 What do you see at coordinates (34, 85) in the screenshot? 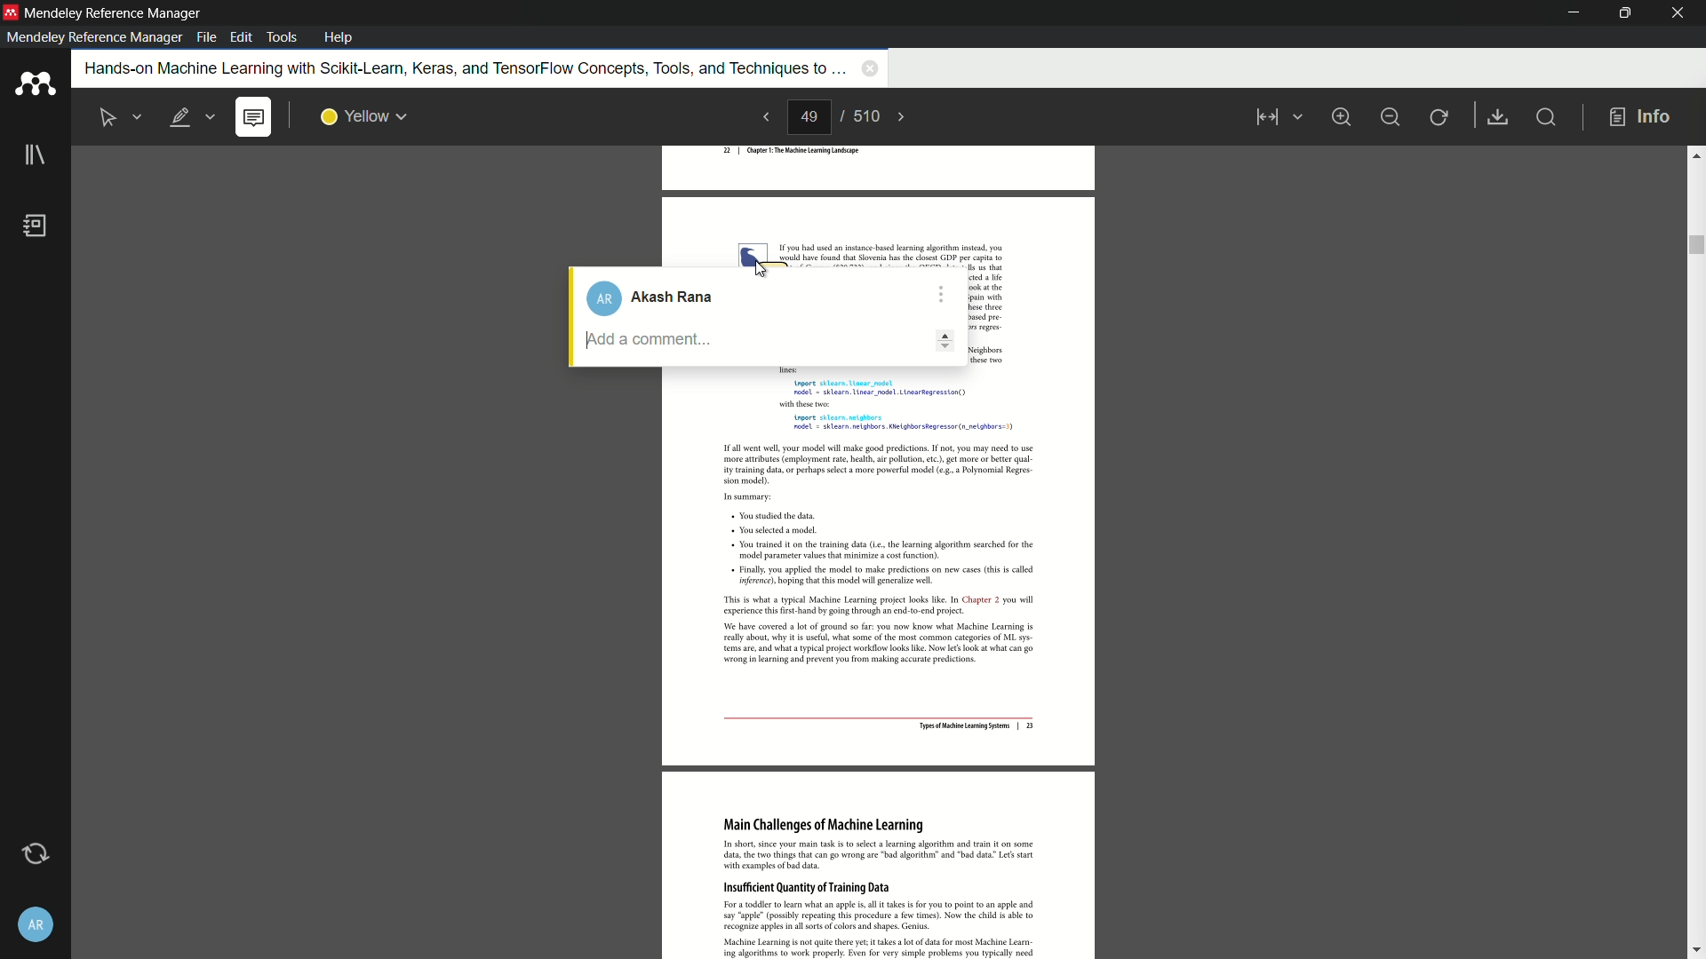
I see `app icon` at bounding box center [34, 85].